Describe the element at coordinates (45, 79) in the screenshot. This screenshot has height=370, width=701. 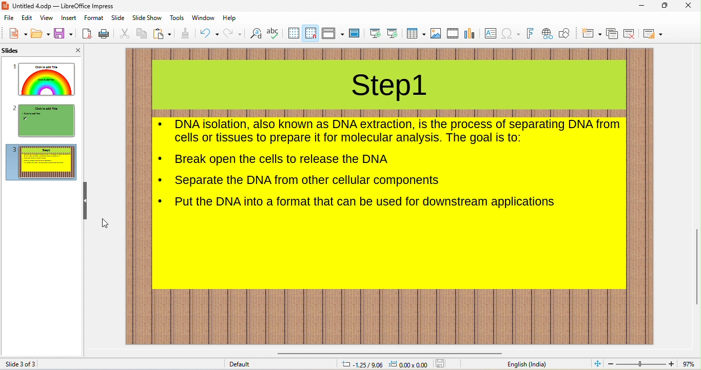
I see `slide1` at that location.